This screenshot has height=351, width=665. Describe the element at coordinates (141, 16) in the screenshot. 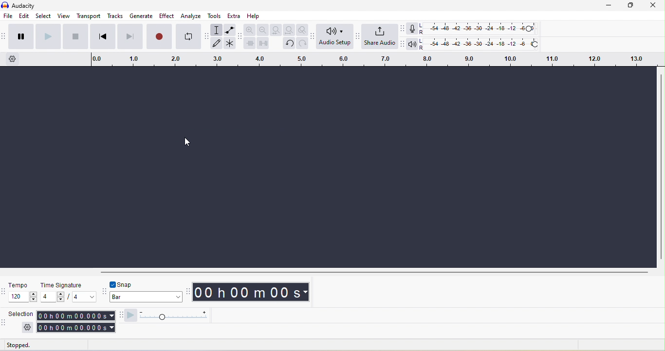

I see `generate` at that location.